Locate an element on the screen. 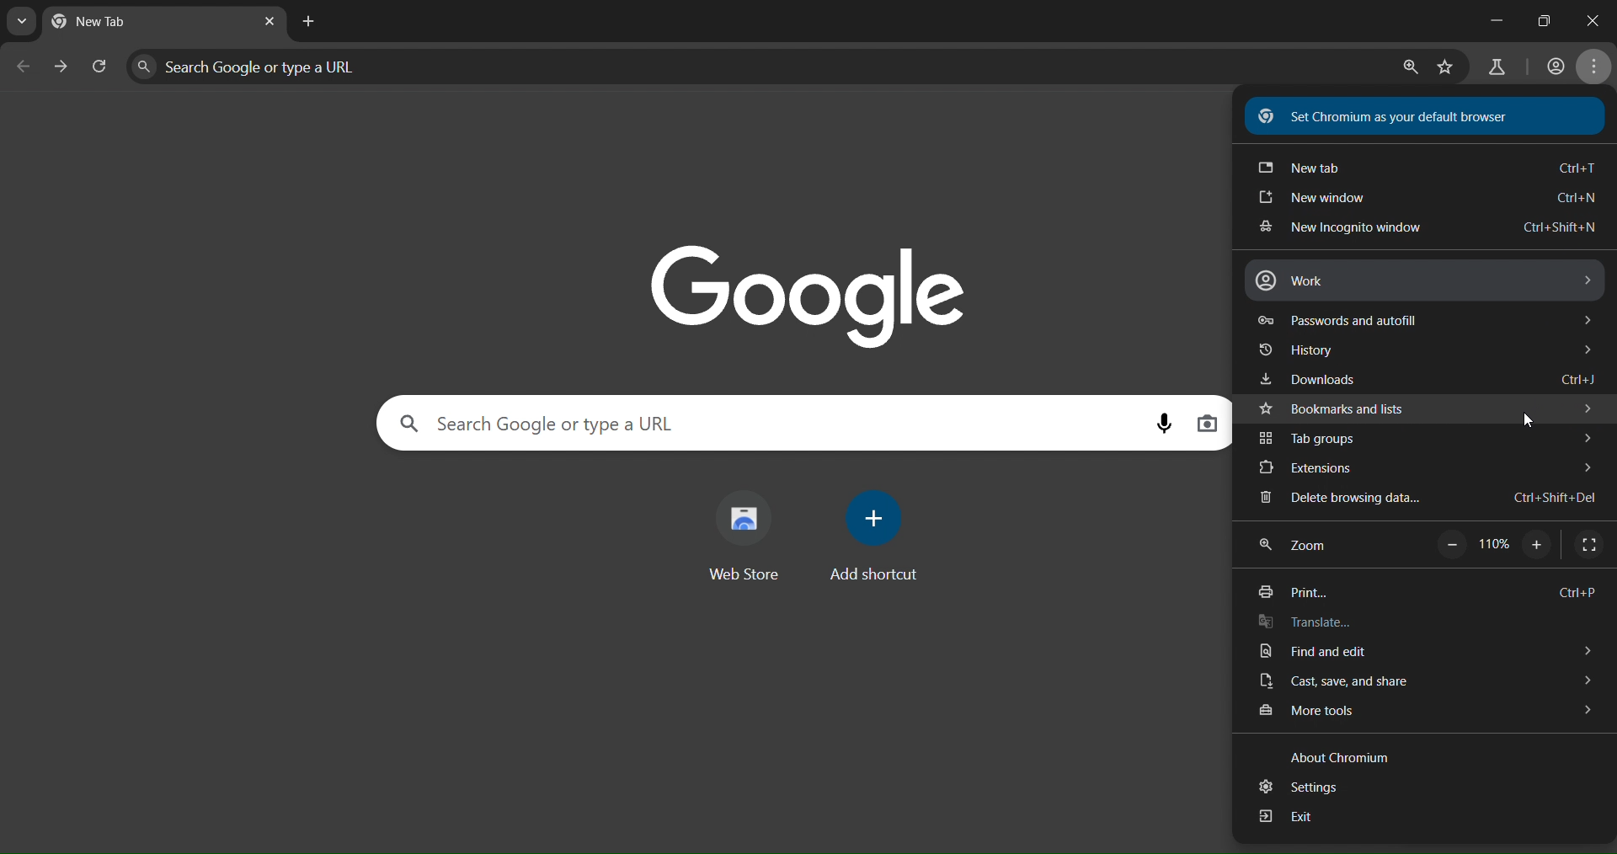 This screenshot has height=854, width=1617. print is located at coordinates (1427, 586).